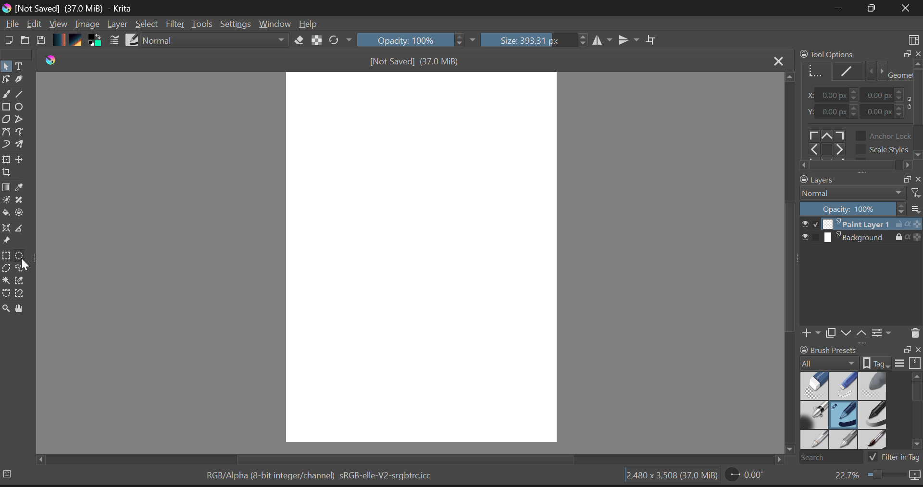 Image resolution: width=923 pixels, height=487 pixels. What do you see at coordinates (21, 189) in the screenshot?
I see `Eyedropper` at bounding box center [21, 189].